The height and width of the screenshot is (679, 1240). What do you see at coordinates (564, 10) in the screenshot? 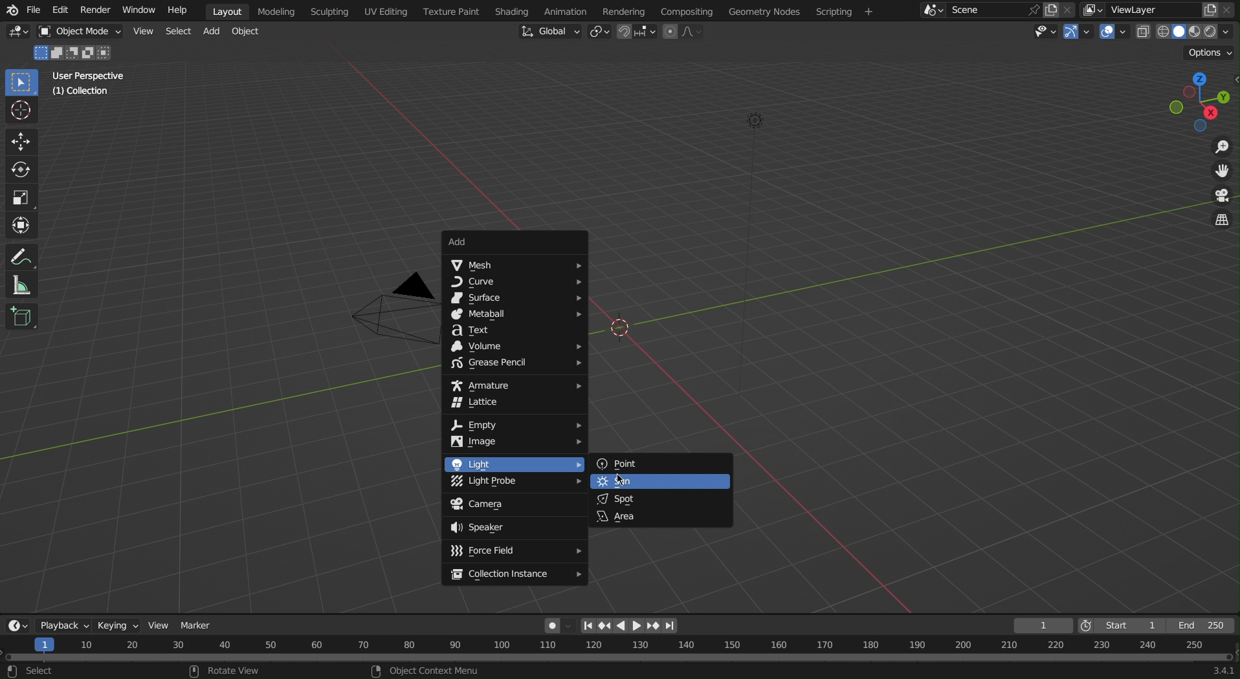
I see `Animation` at bounding box center [564, 10].